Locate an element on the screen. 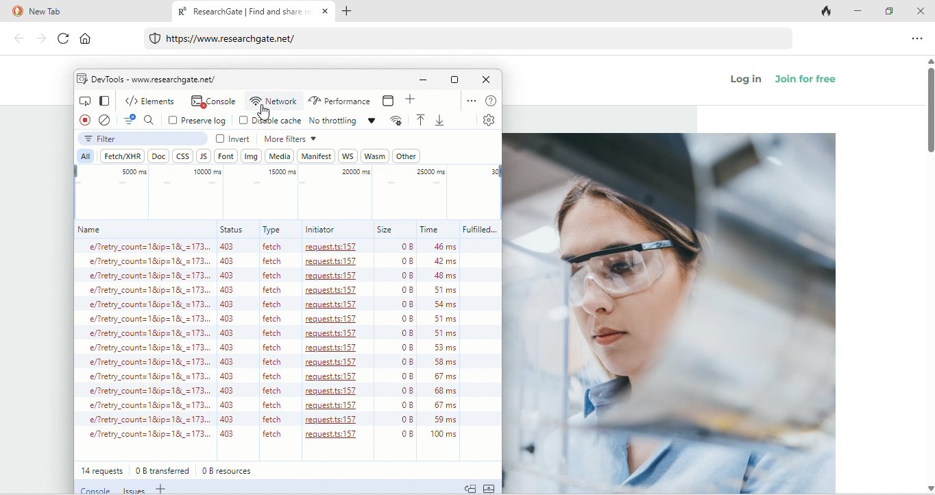 Image resolution: width=935 pixels, height=495 pixels. settings is located at coordinates (487, 120).